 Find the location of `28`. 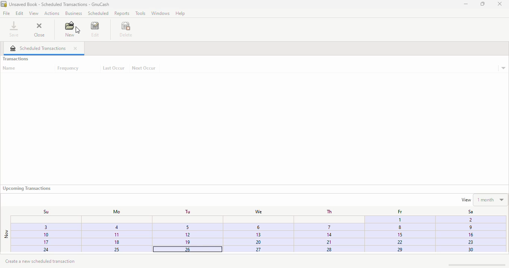

28 is located at coordinates (330, 251).